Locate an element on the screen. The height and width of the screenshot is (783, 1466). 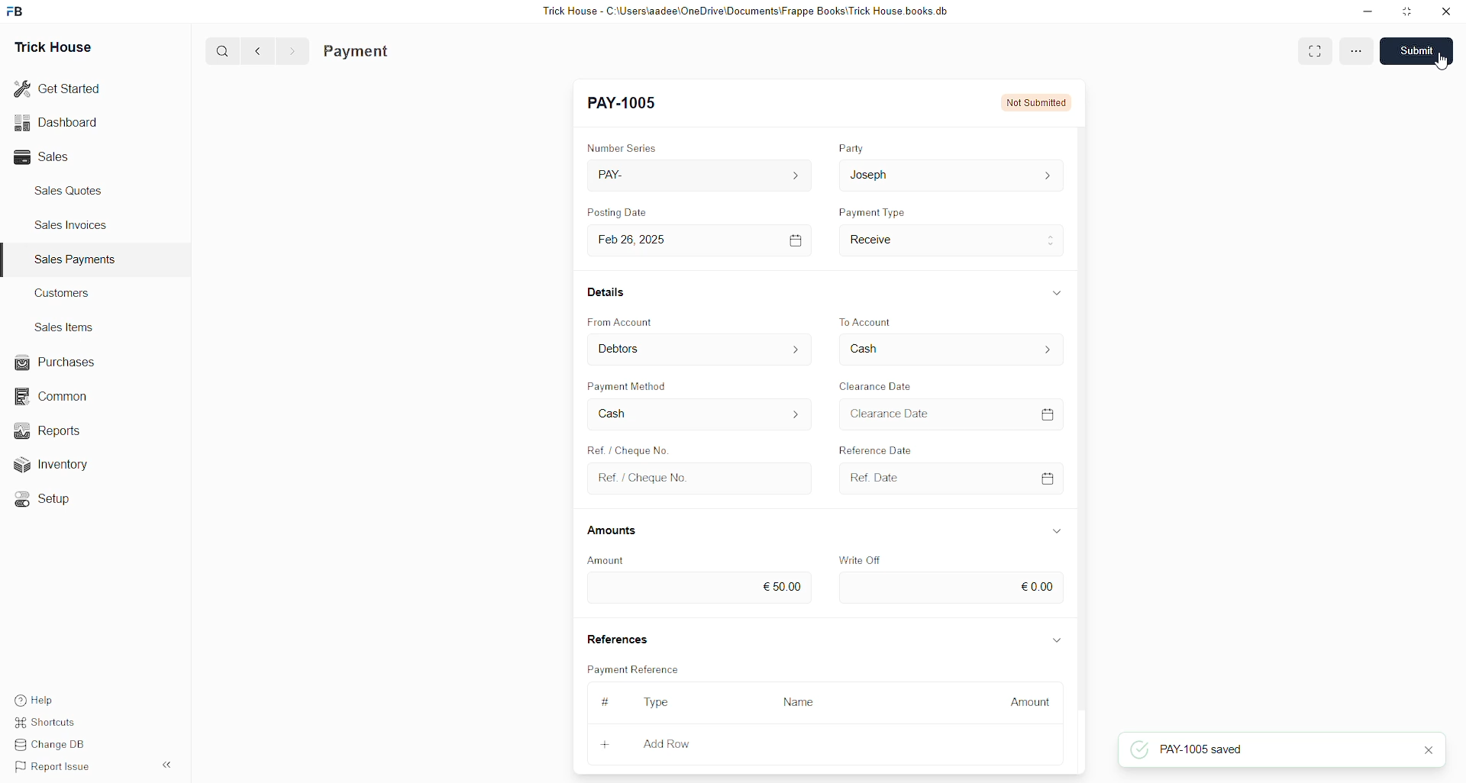
Sales is located at coordinates (46, 157).